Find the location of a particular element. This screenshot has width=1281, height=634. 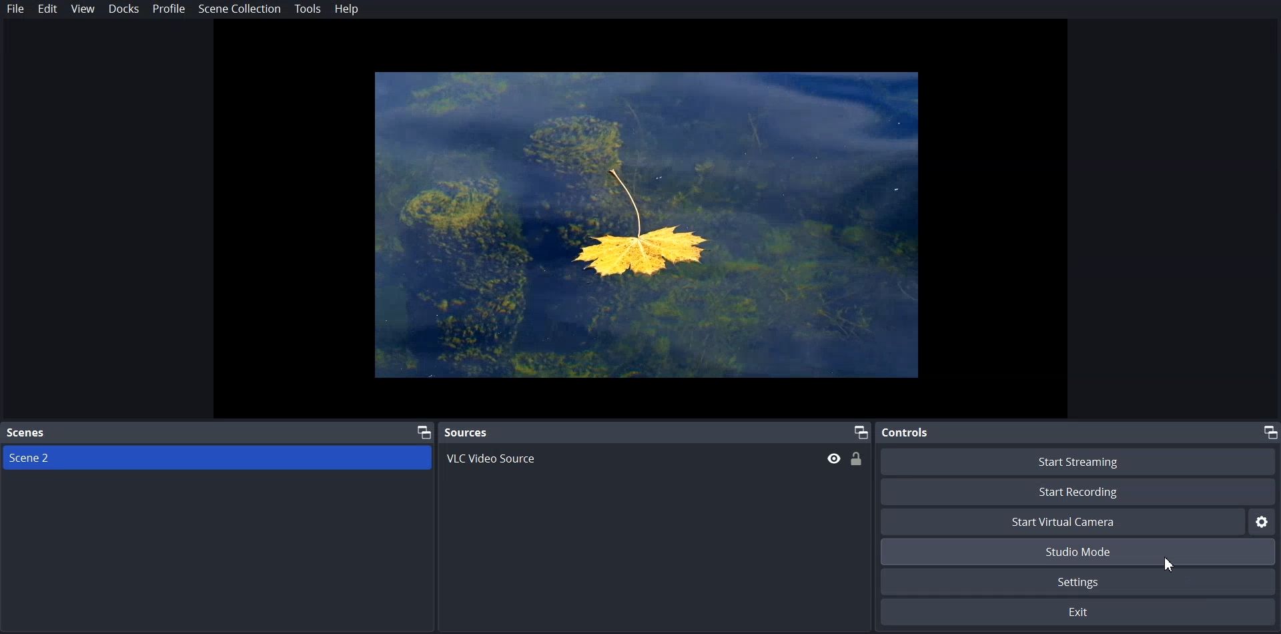

Help is located at coordinates (347, 9).